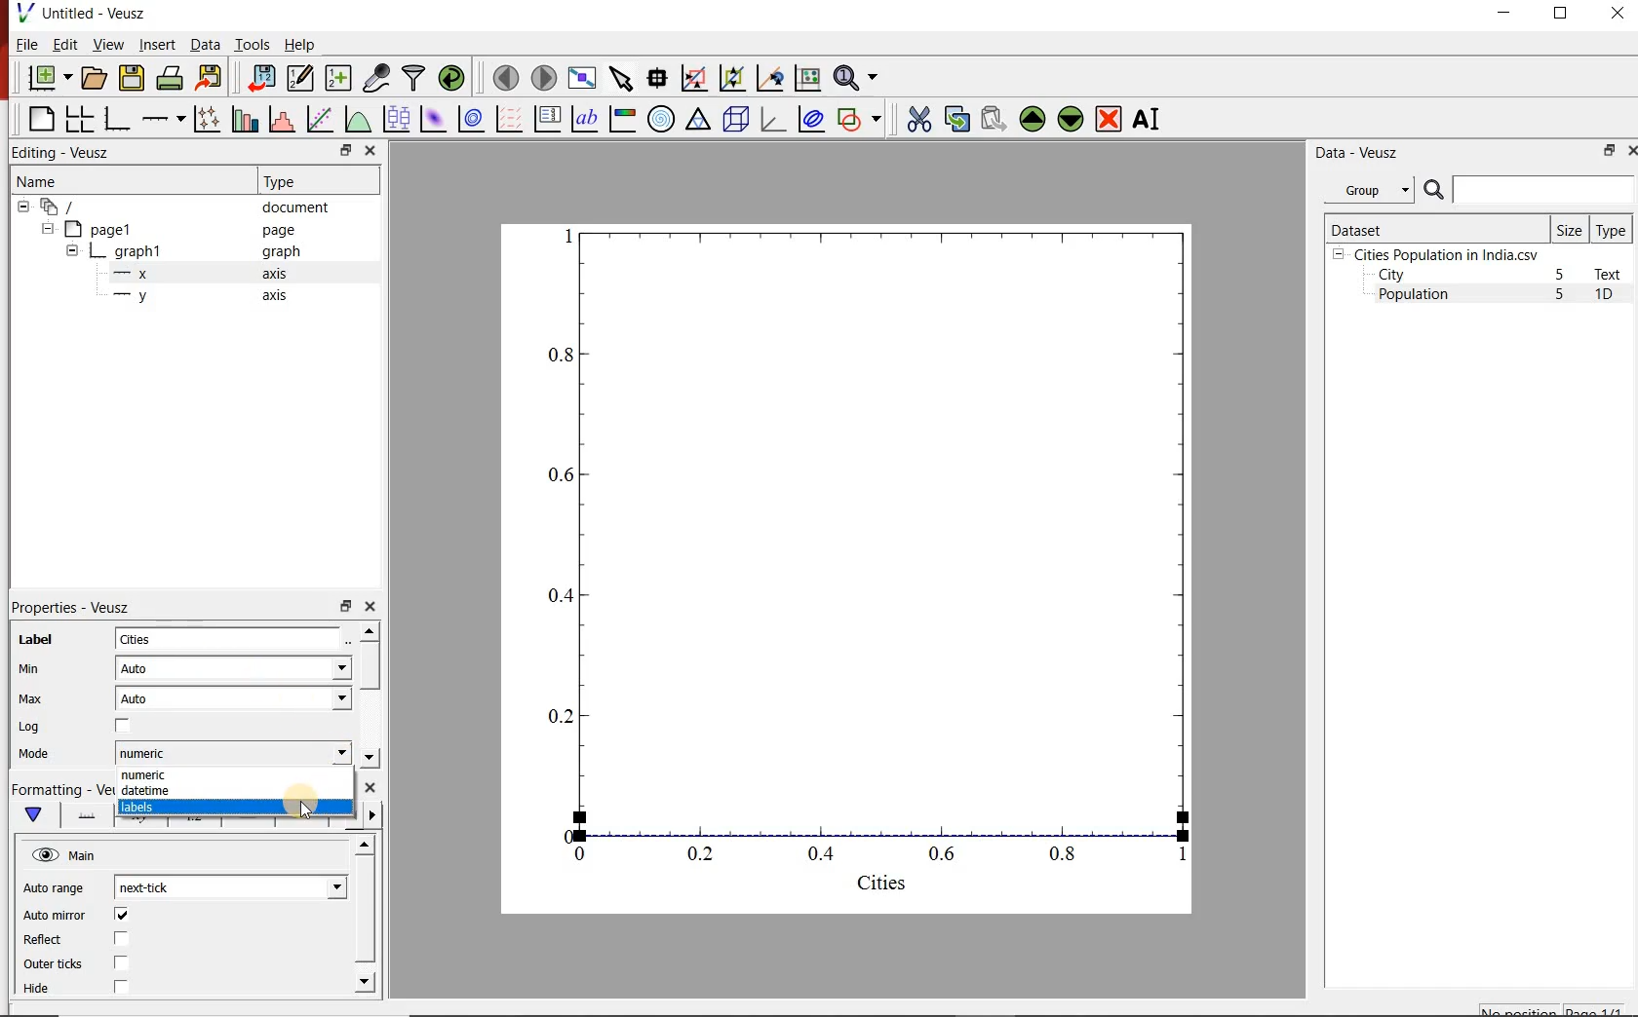  Describe the element at coordinates (175, 229) in the screenshot. I see `page1` at that location.